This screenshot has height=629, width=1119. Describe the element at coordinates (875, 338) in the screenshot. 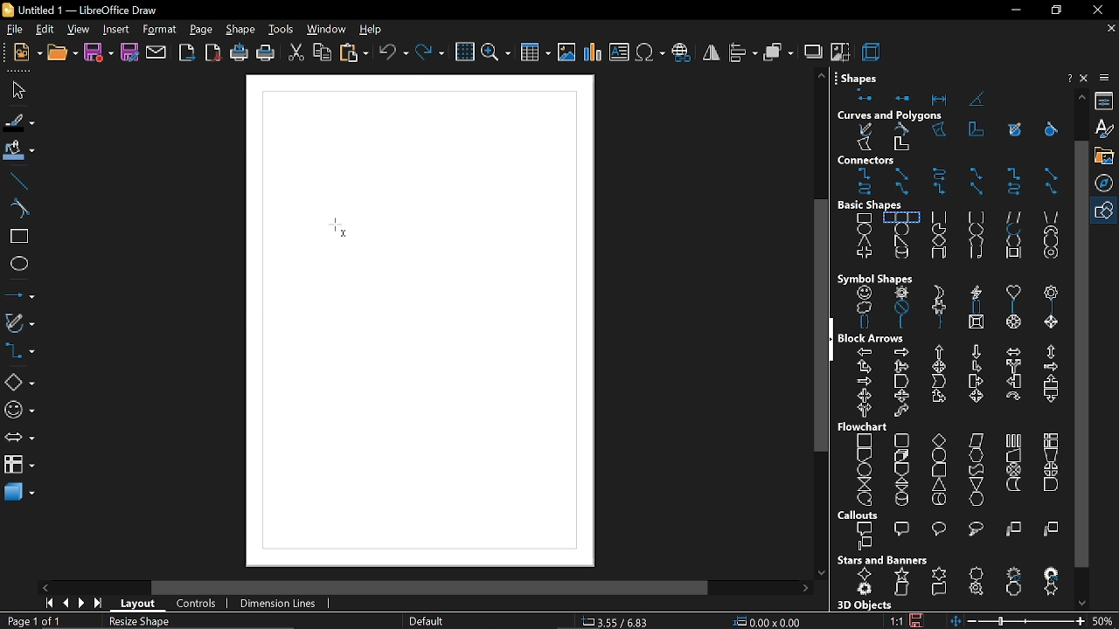

I see `block arrows` at that location.